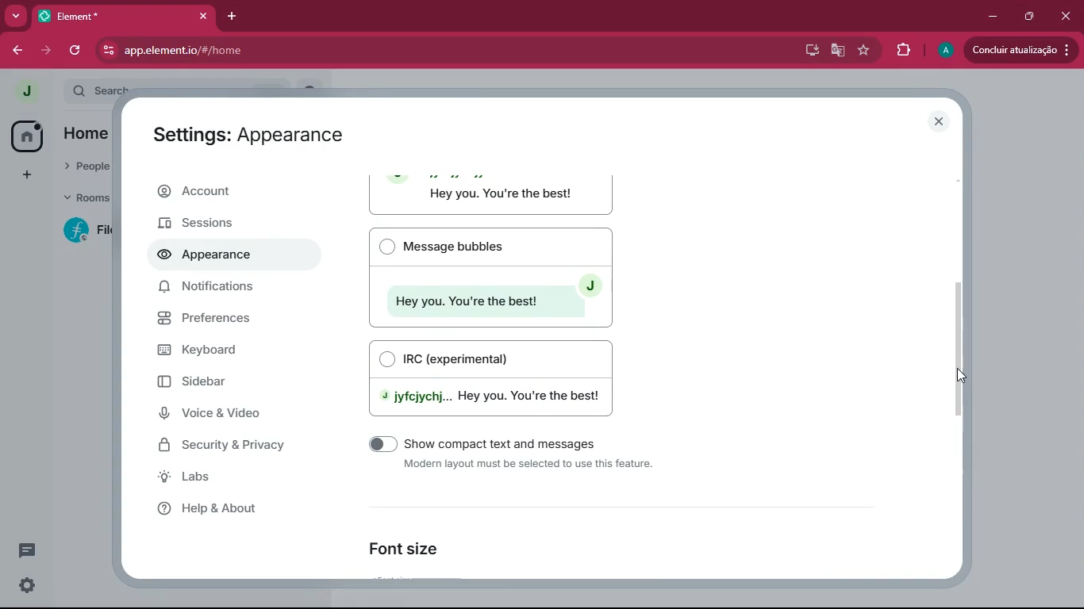 The width and height of the screenshot is (1084, 609). I want to click on settings, so click(27, 586).